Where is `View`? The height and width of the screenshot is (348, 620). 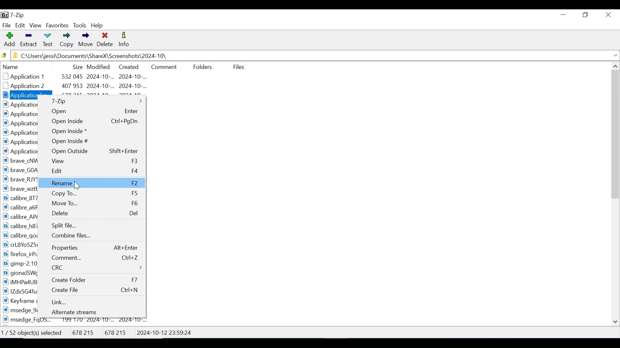 View is located at coordinates (36, 26).